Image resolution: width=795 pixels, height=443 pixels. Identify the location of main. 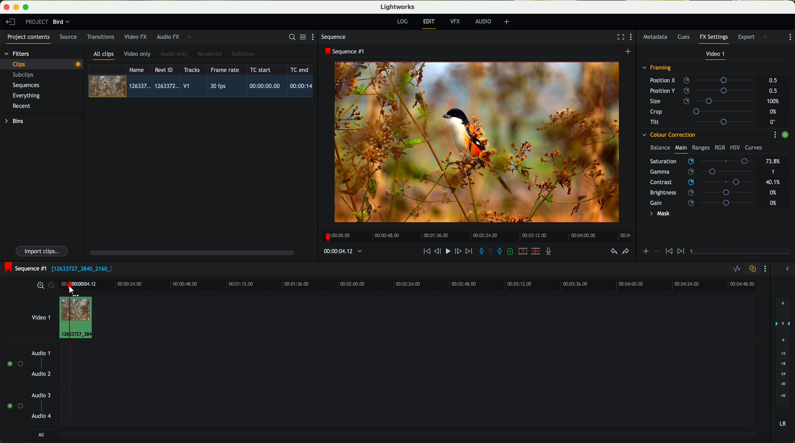
(681, 149).